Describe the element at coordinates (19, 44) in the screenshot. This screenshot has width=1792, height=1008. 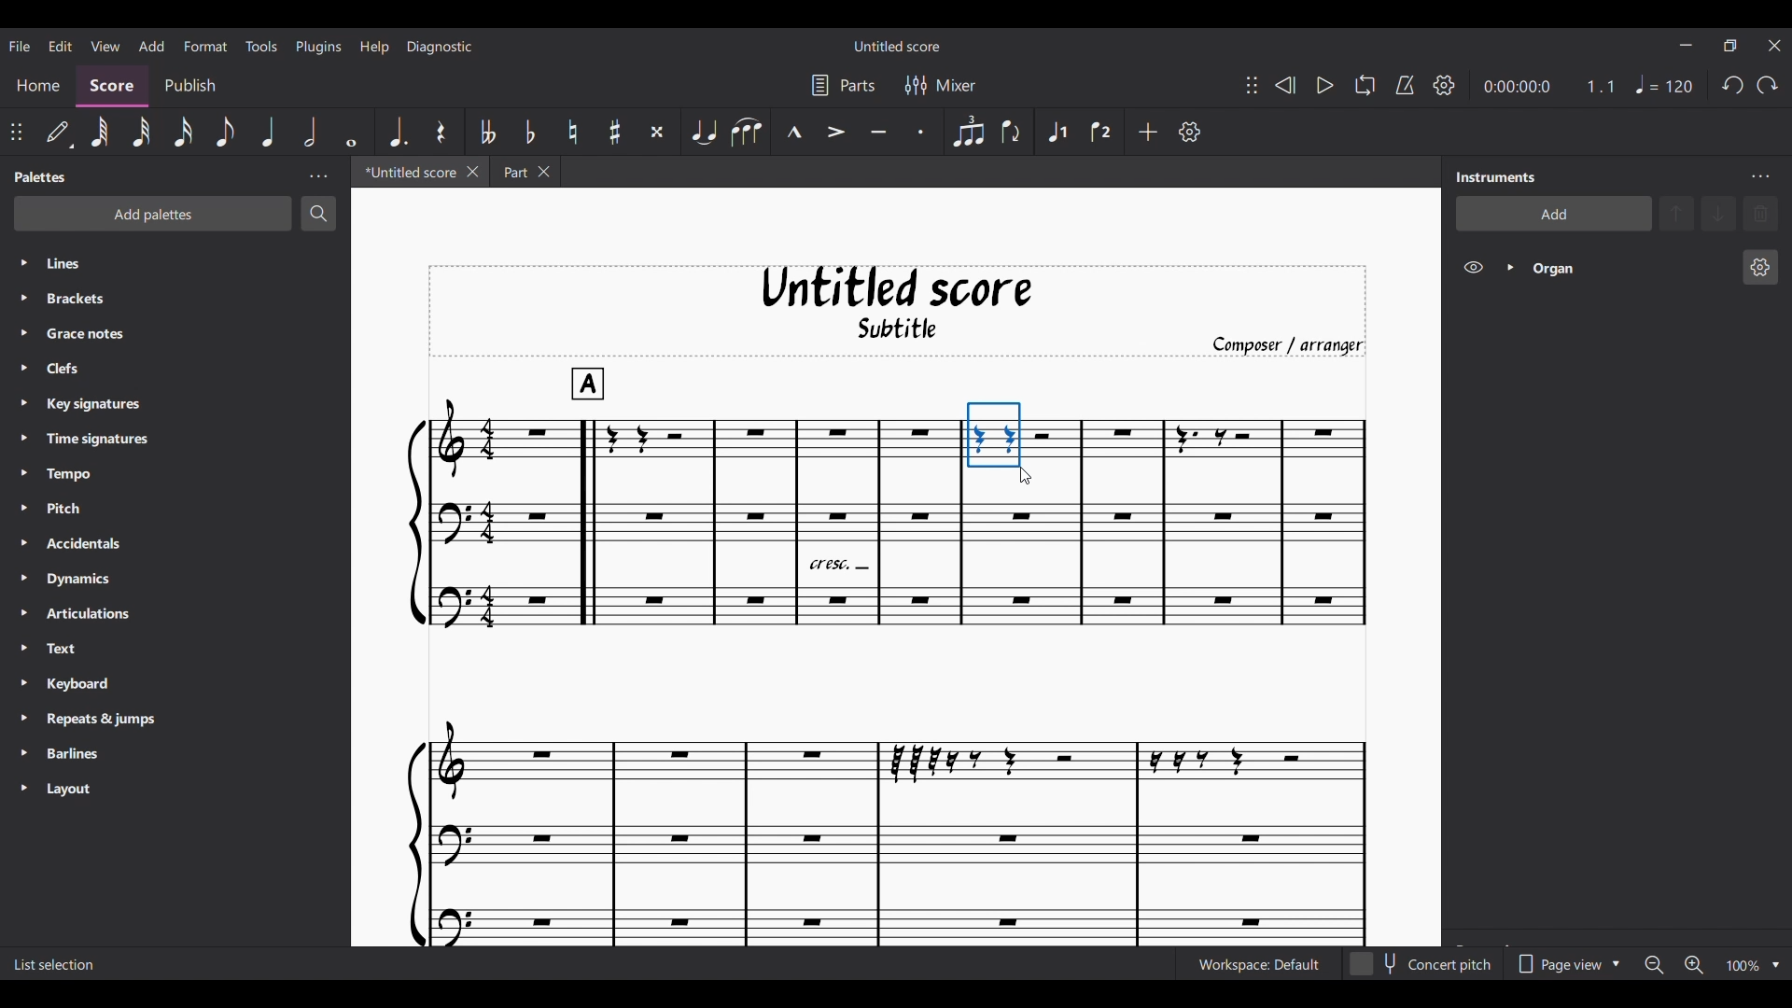
I see `File menu` at that location.